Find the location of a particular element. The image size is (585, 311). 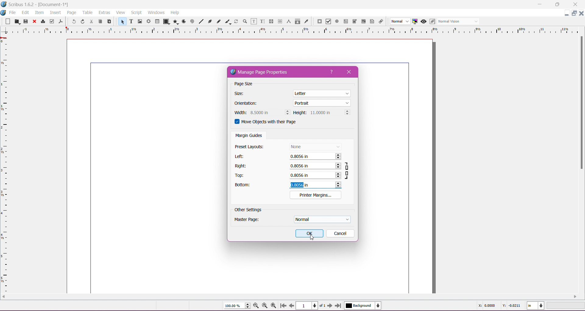

Item is located at coordinates (39, 12).